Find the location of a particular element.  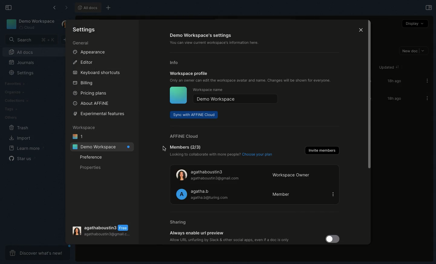

General is located at coordinates (81, 43).